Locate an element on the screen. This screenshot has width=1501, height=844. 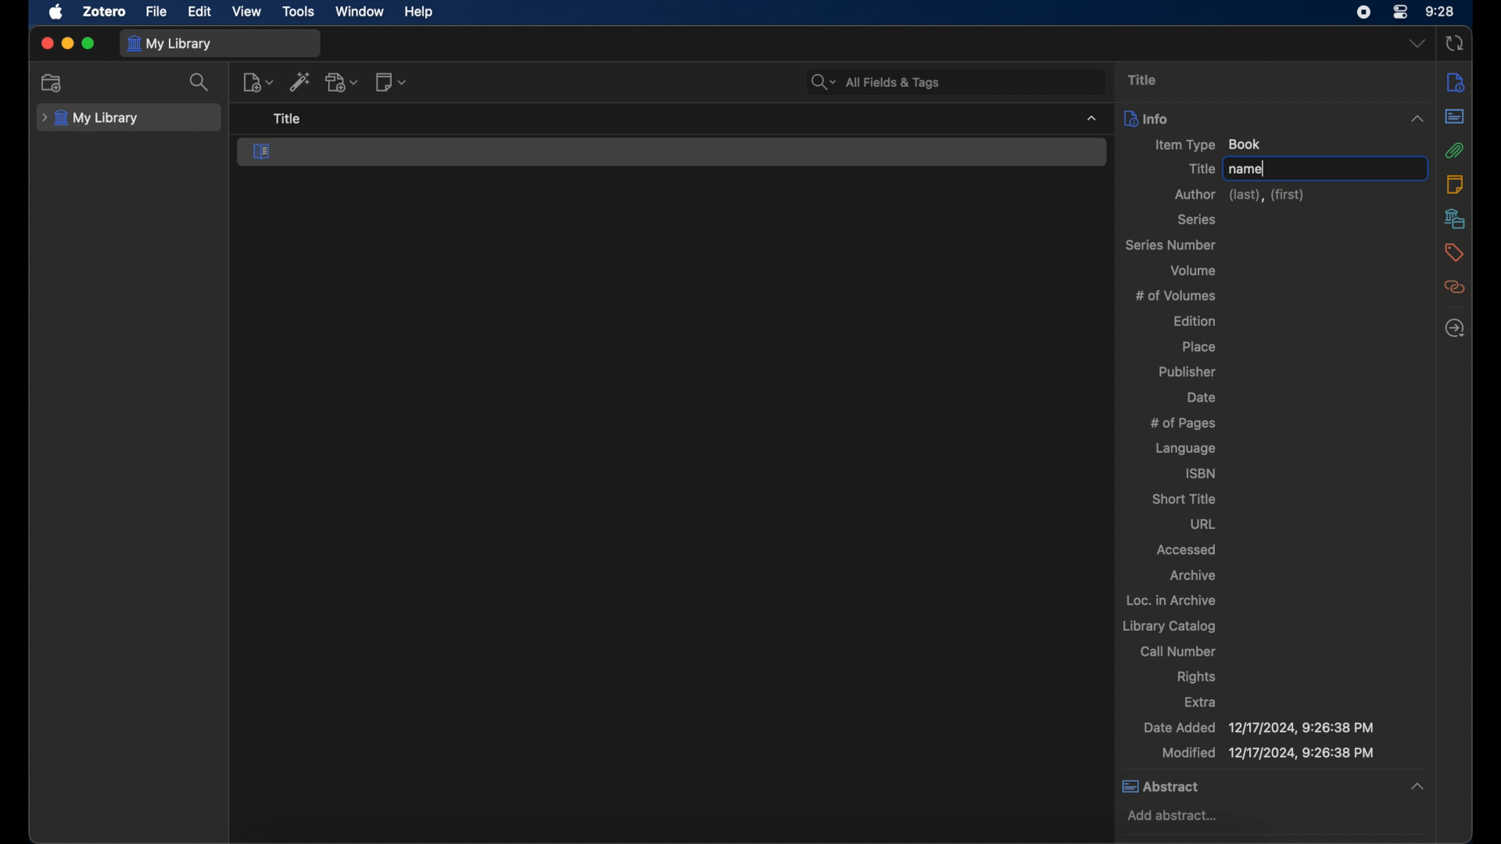
no of pages is located at coordinates (1183, 423).